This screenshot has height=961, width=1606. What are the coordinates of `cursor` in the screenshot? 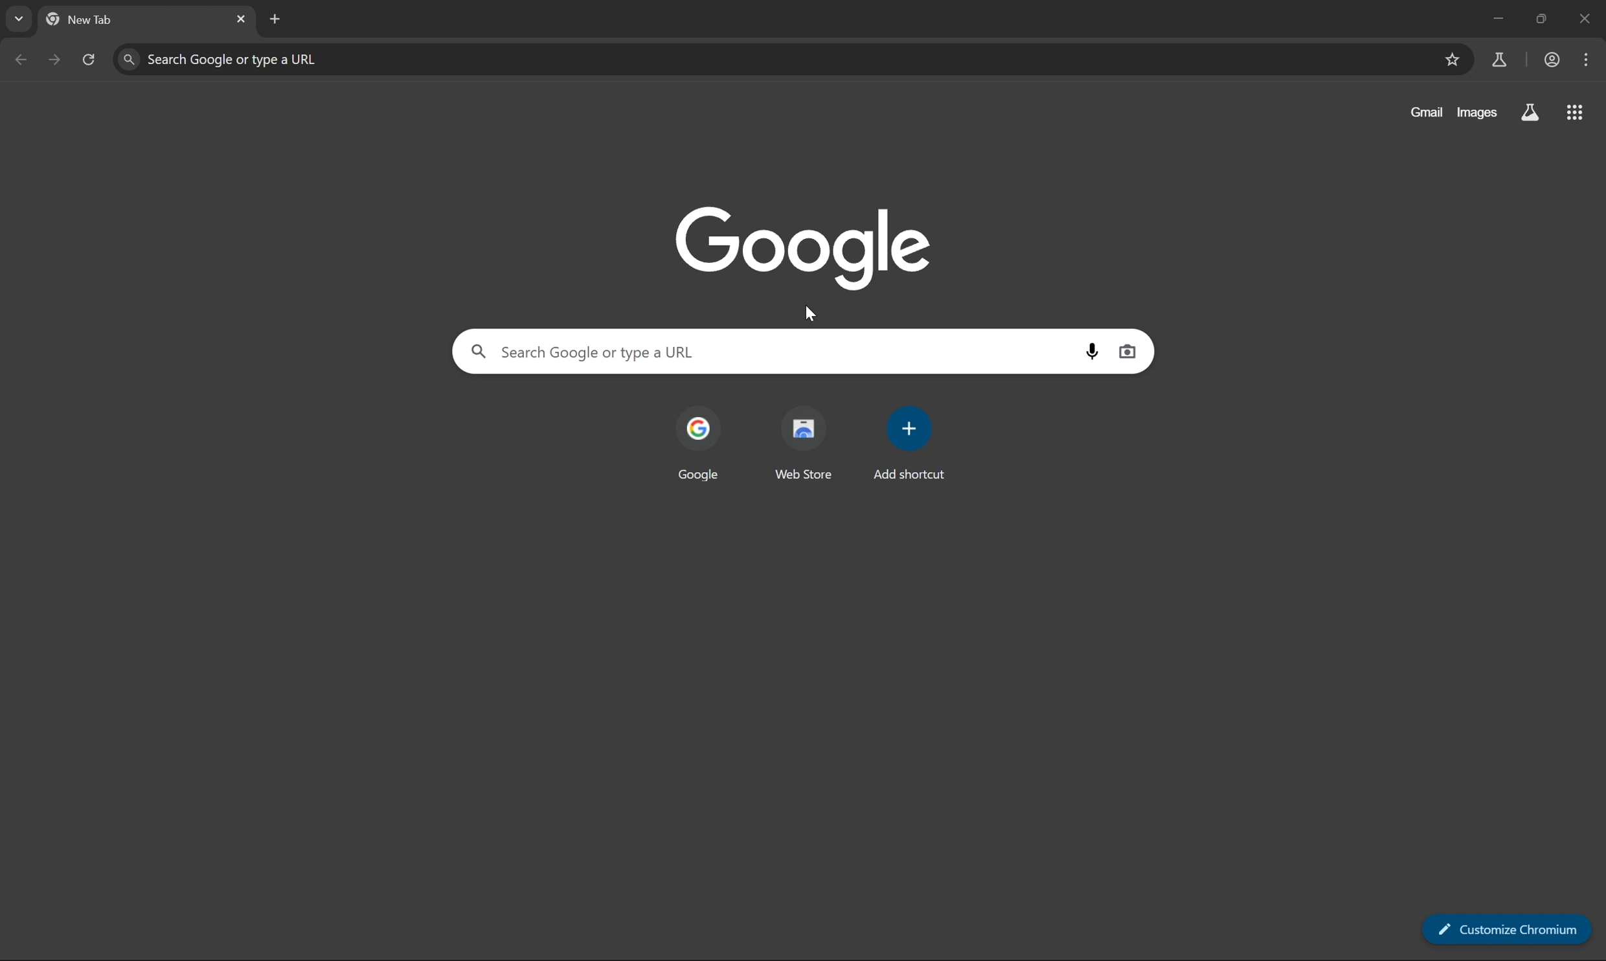 It's located at (812, 315).